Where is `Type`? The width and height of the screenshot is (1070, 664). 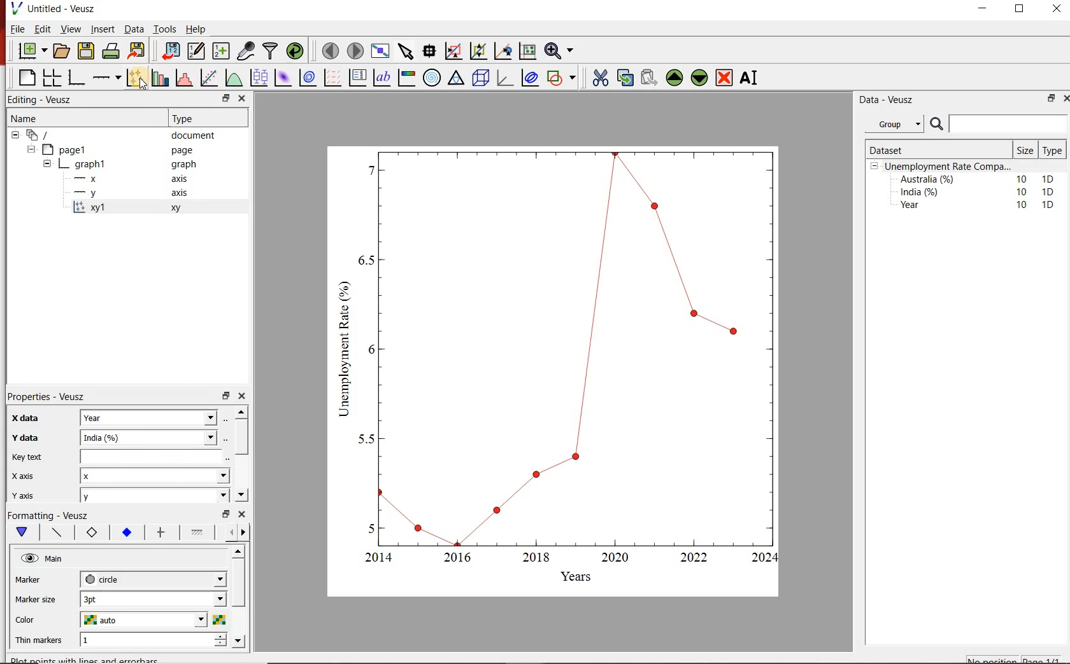 Type is located at coordinates (1052, 151).